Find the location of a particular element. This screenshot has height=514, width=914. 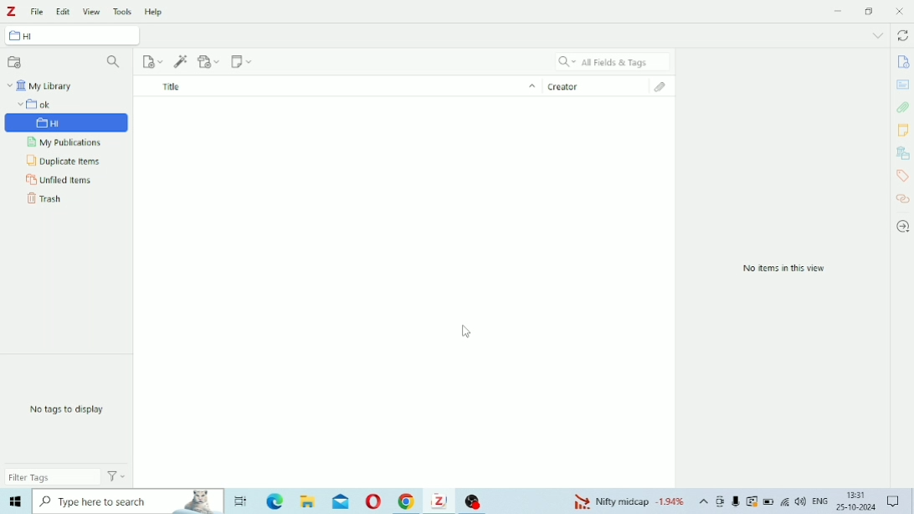

Windows is located at coordinates (15, 501).